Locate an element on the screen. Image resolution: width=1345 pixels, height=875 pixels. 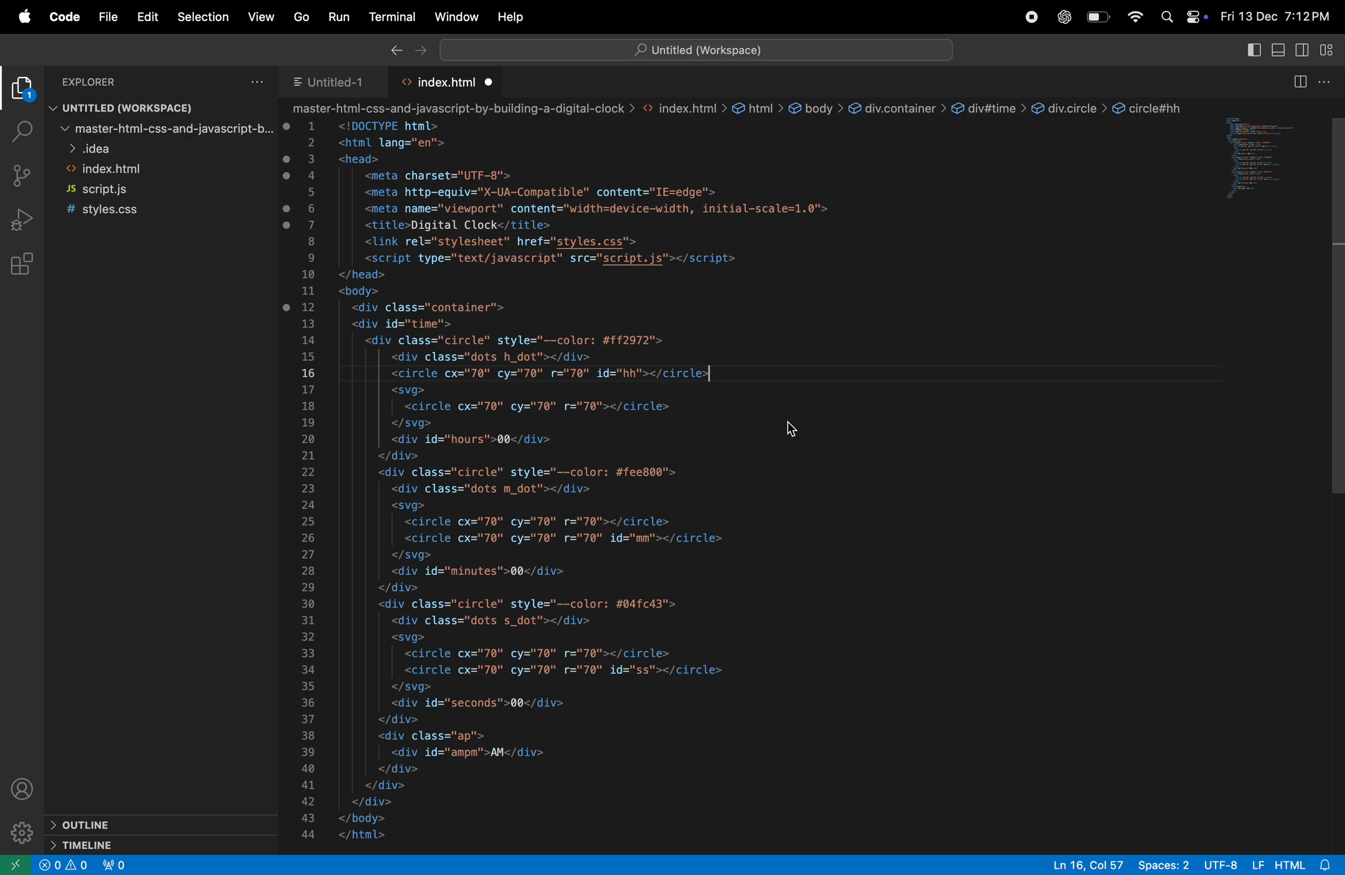
untitled workspace is located at coordinates (696, 49).